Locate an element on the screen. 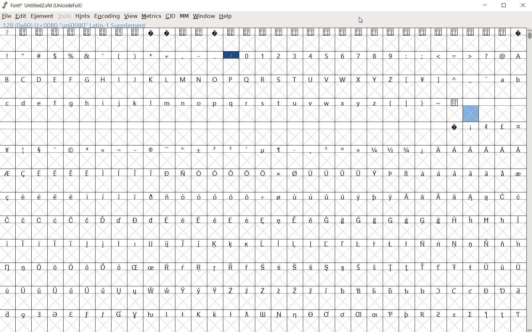 This screenshot has width=532, height=332. glyph is located at coordinates (519, 150).